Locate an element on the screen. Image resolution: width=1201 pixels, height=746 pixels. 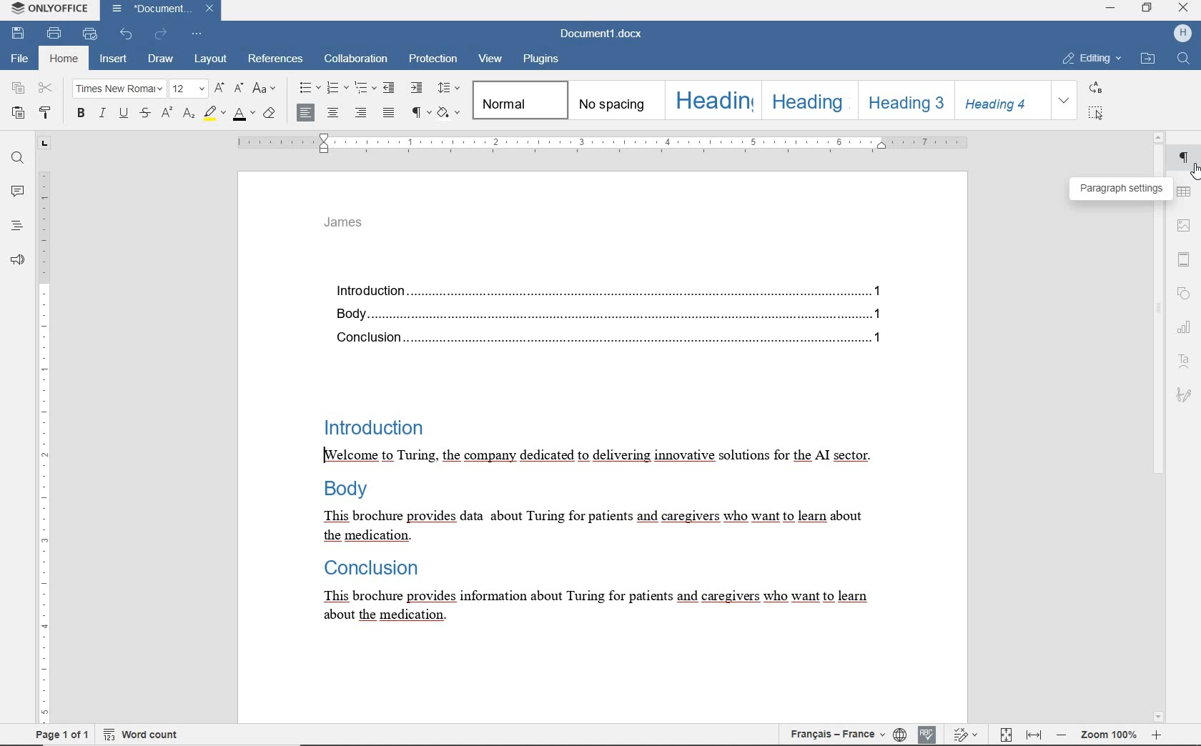
text language is located at coordinates (835, 736).